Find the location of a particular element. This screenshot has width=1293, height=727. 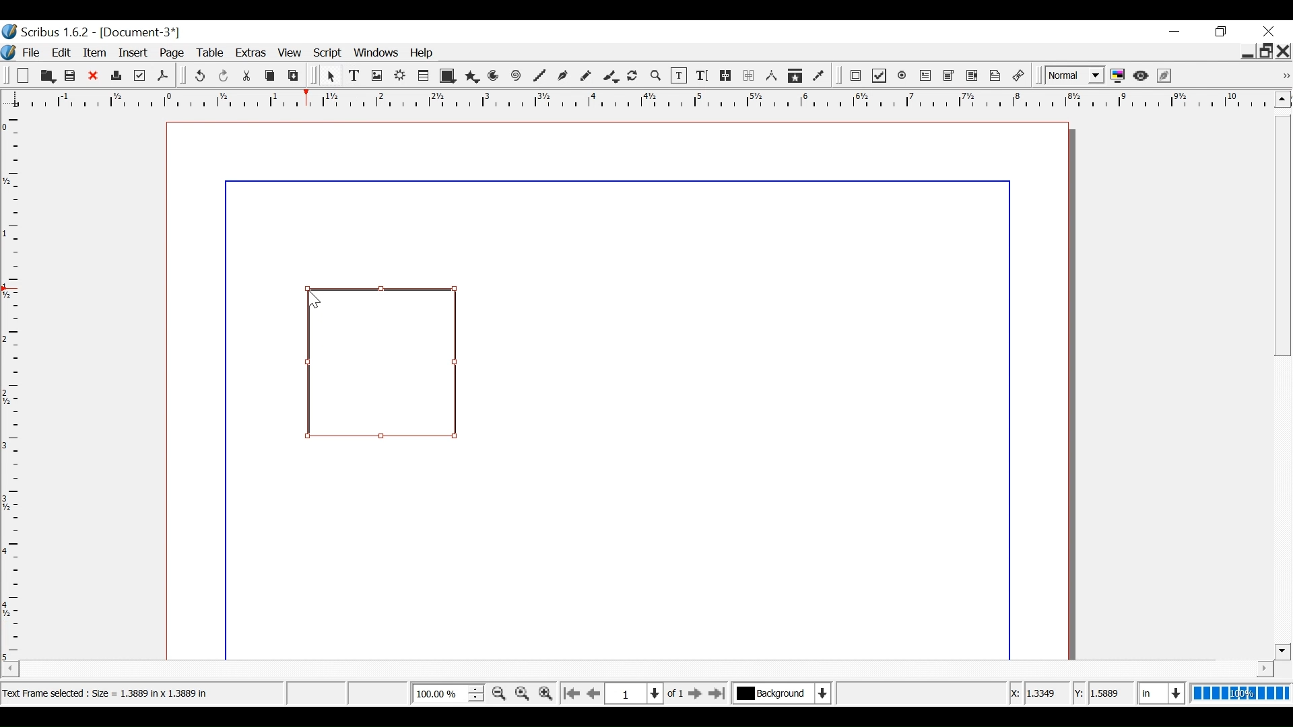

Script is located at coordinates (329, 53).